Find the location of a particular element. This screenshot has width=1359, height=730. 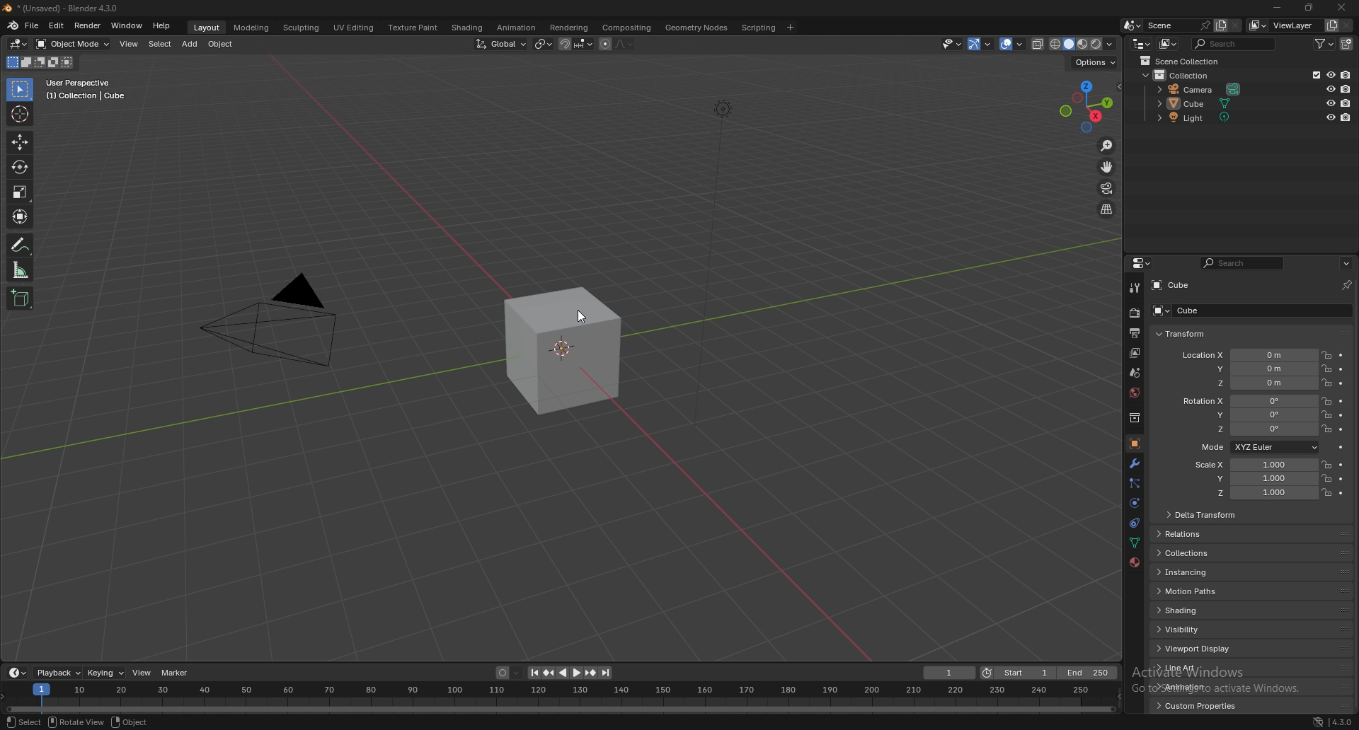

lock is located at coordinates (1326, 464).